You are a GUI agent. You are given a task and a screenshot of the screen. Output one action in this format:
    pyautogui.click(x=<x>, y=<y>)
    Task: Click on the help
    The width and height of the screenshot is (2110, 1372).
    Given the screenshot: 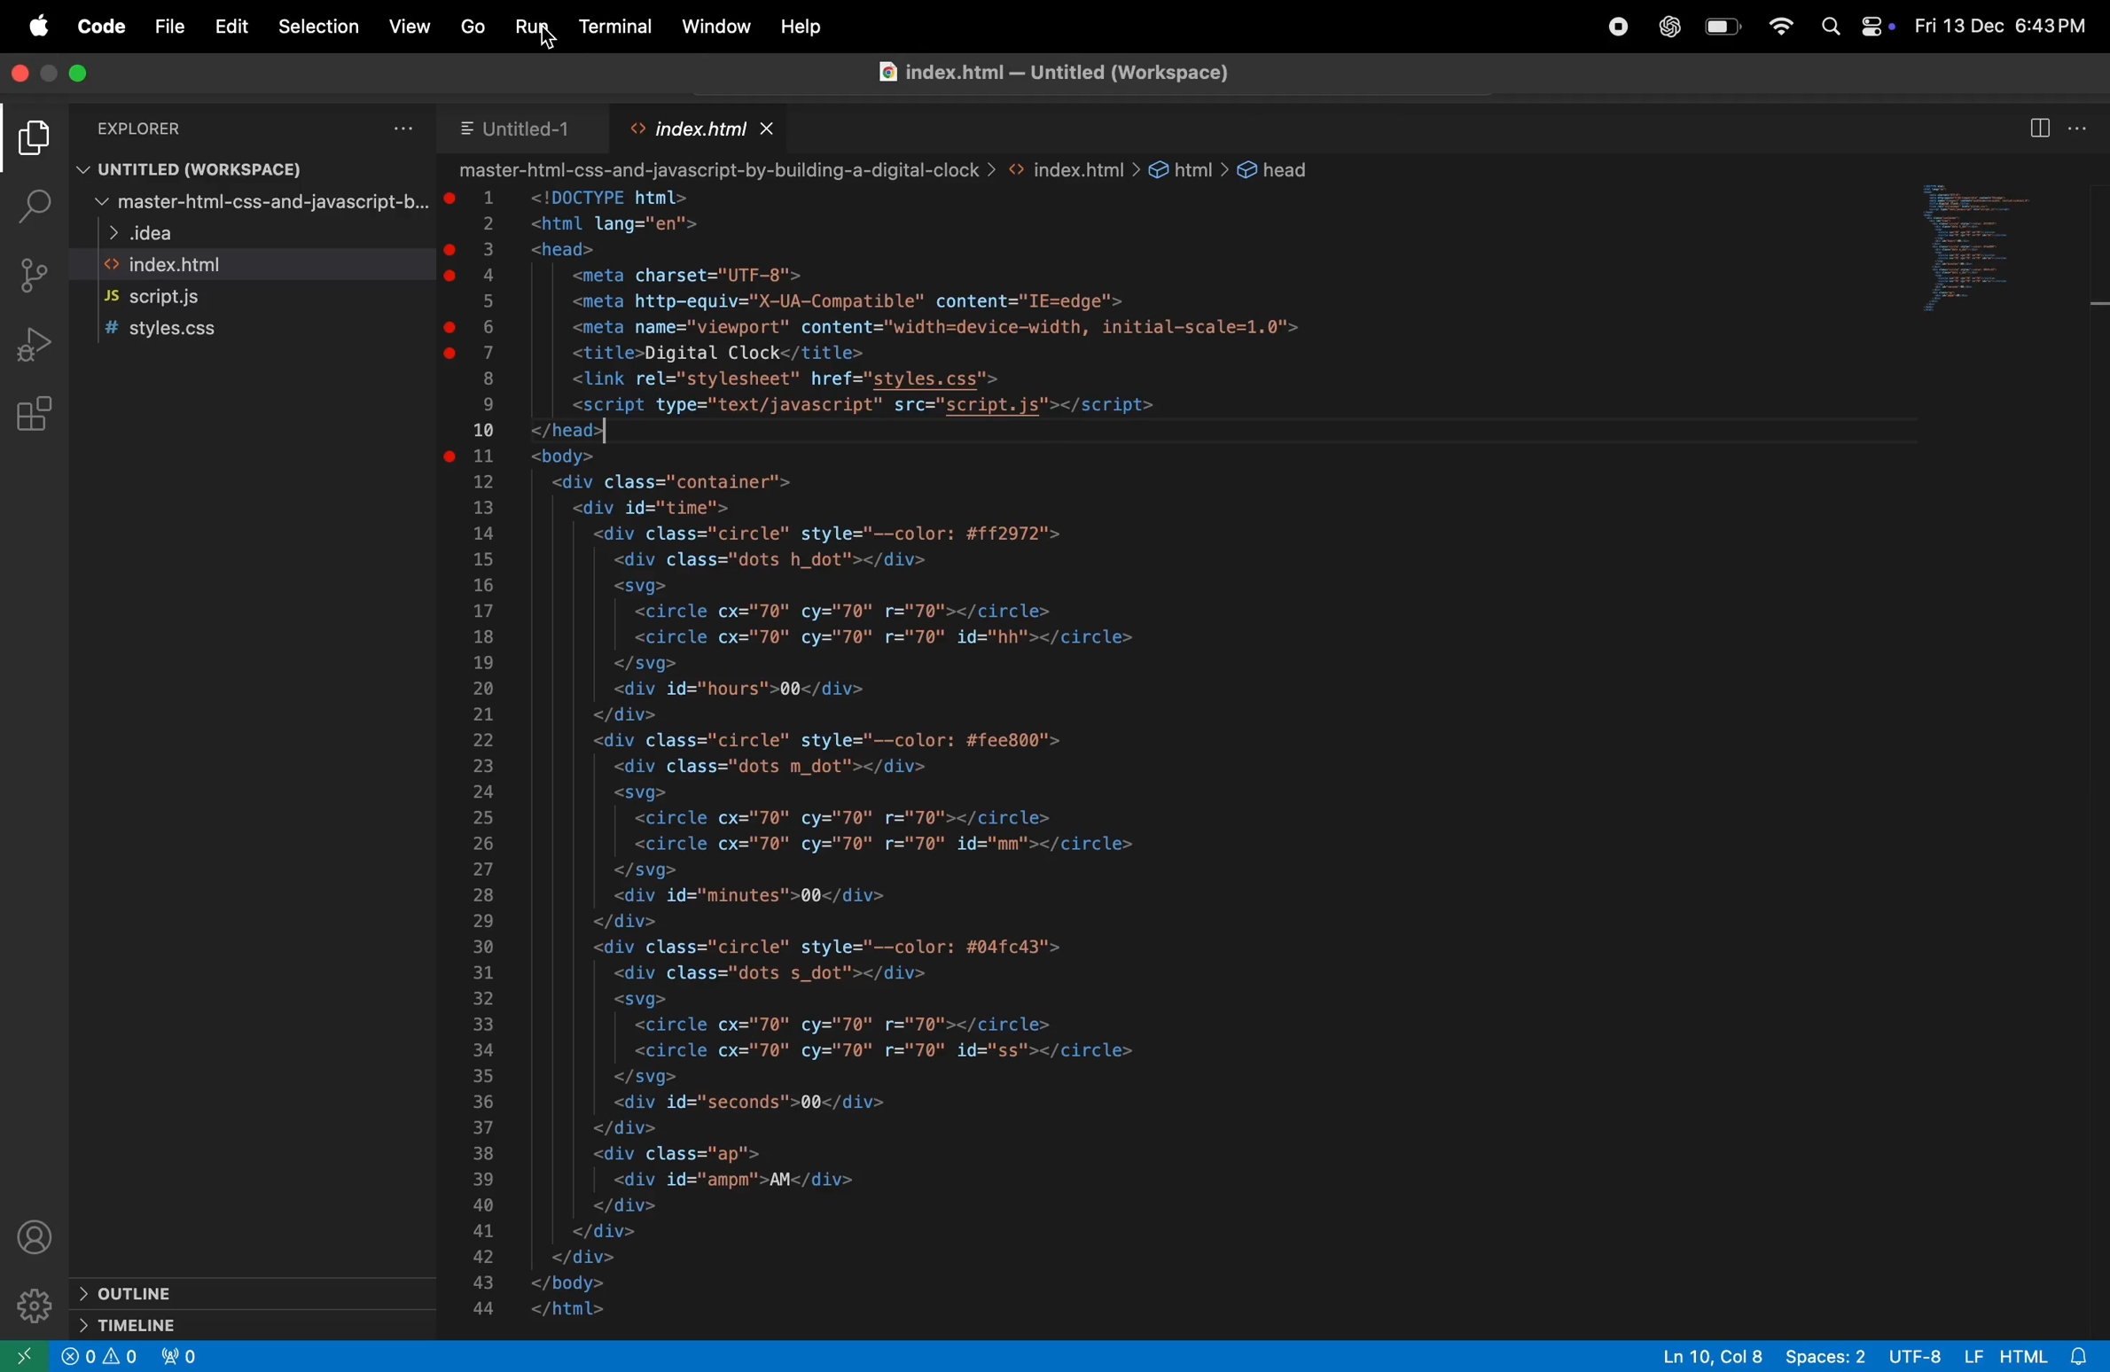 What is the action you would take?
    pyautogui.click(x=810, y=27)
    